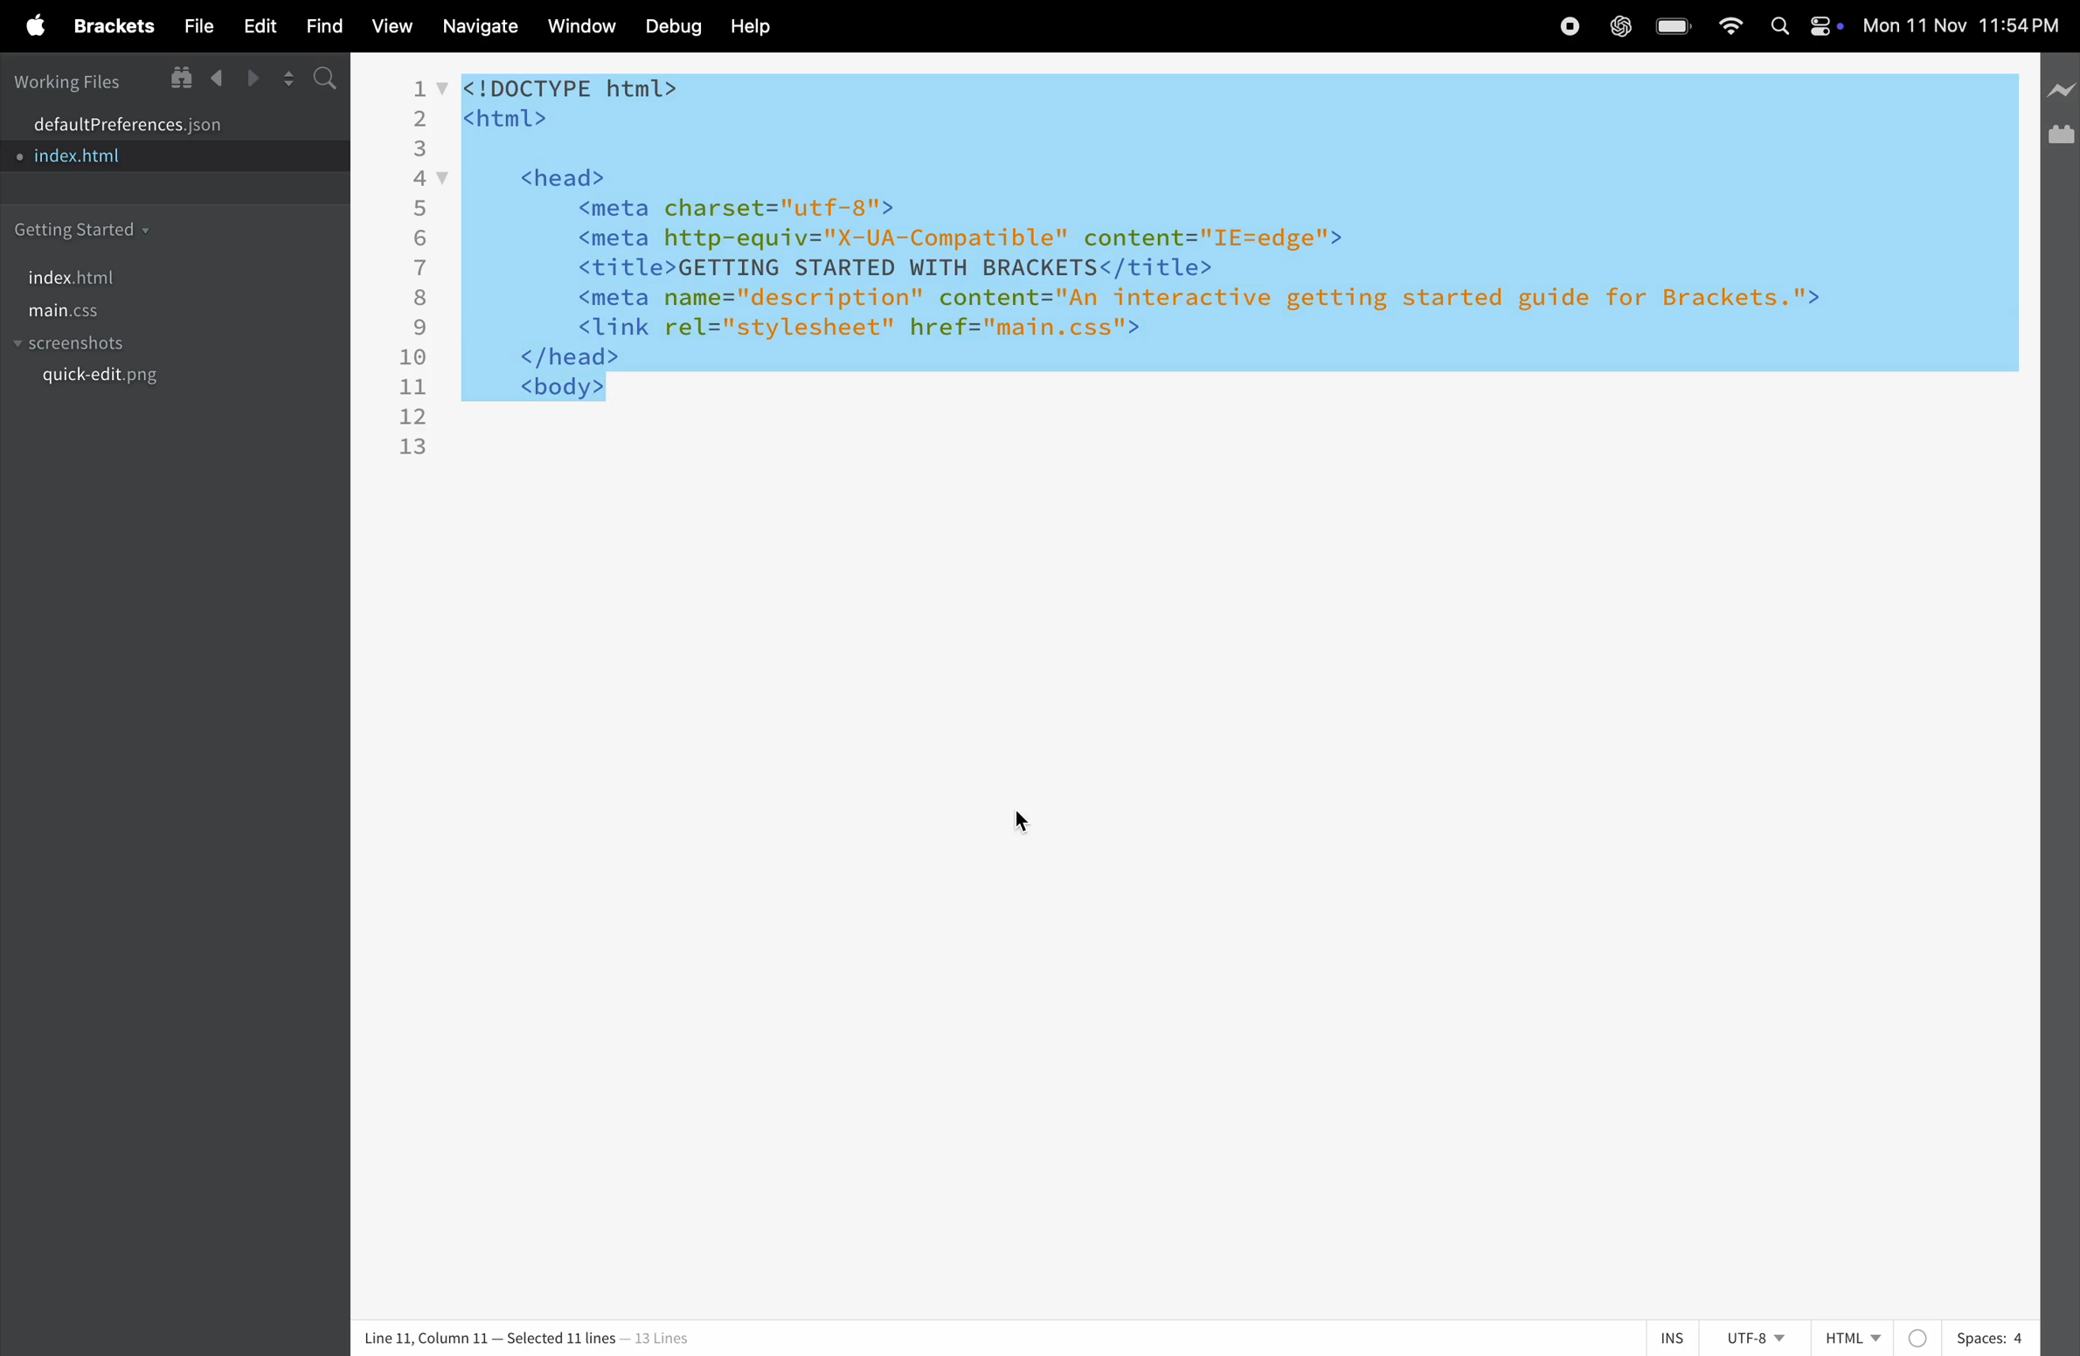 This screenshot has height=1356, width=2080. What do you see at coordinates (160, 121) in the screenshot?
I see `default program` at bounding box center [160, 121].